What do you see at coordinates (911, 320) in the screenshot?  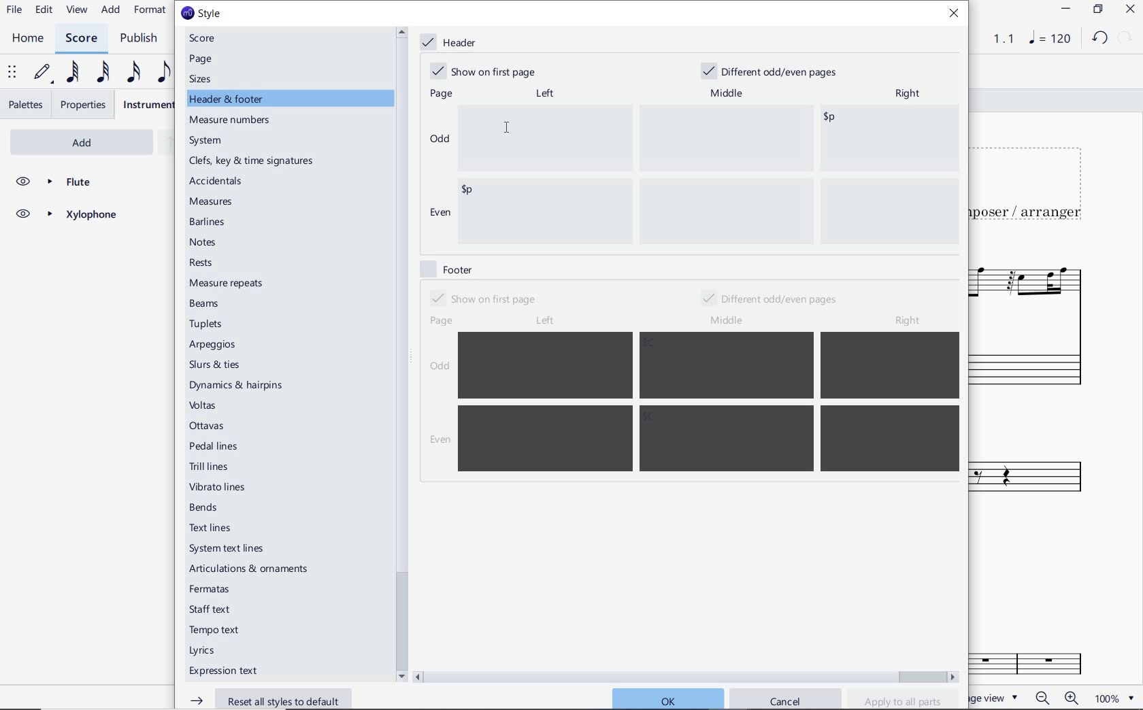 I see `right` at bounding box center [911, 320].